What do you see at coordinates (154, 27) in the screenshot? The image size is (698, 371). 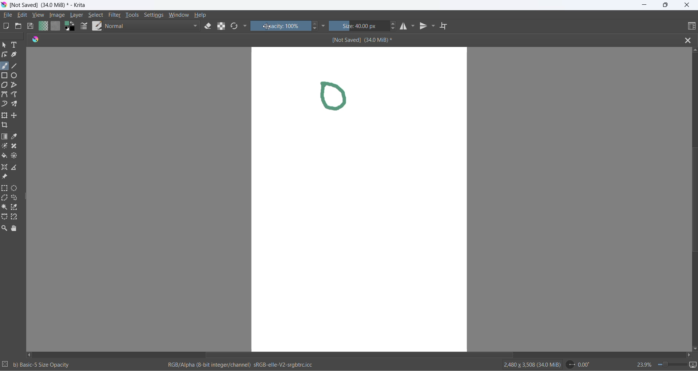 I see `blending mode` at bounding box center [154, 27].